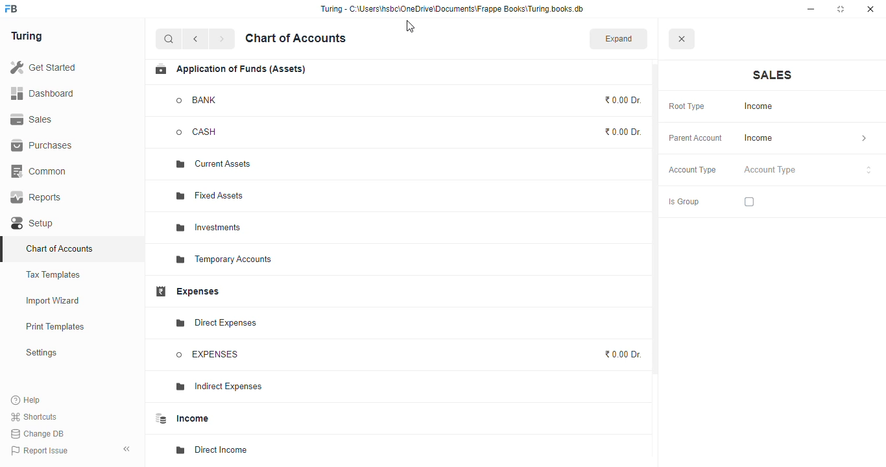 The width and height of the screenshot is (886, 467). What do you see at coordinates (211, 195) in the screenshot?
I see `fixed assets` at bounding box center [211, 195].